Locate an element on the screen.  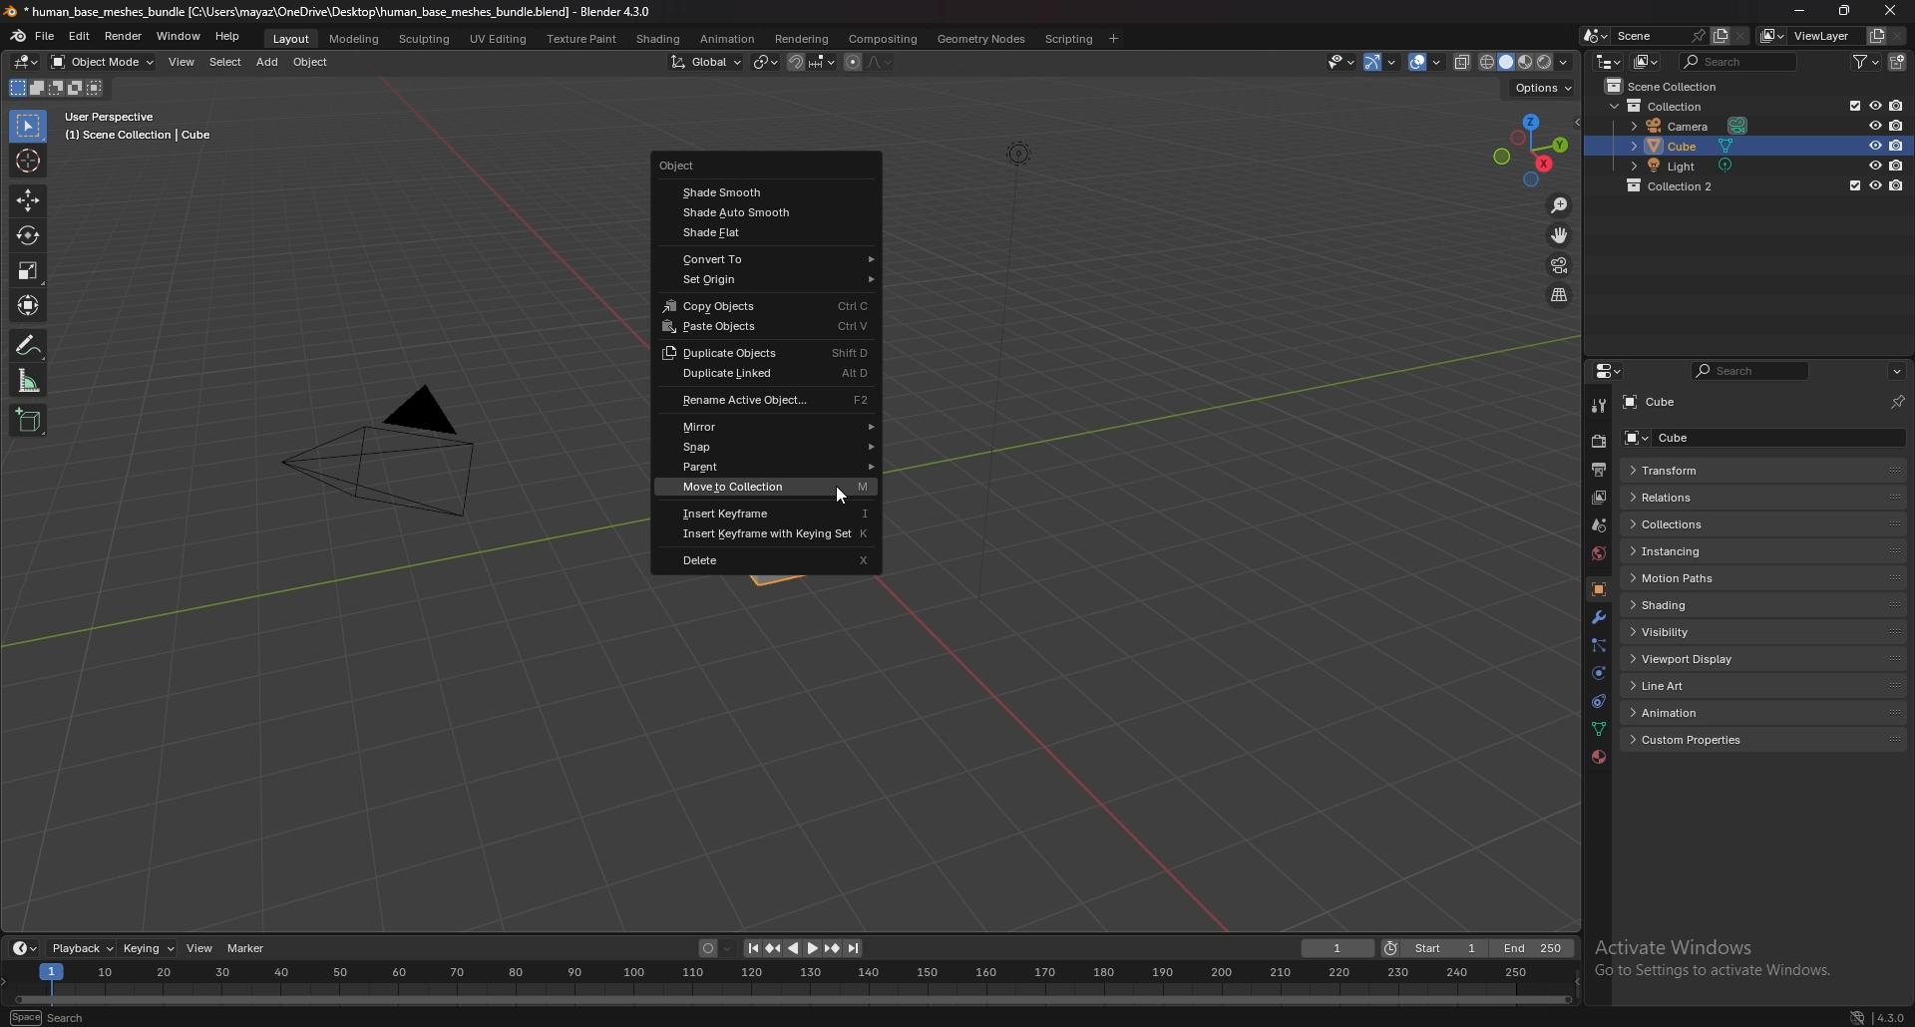
scene is located at coordinates (1600, 524).